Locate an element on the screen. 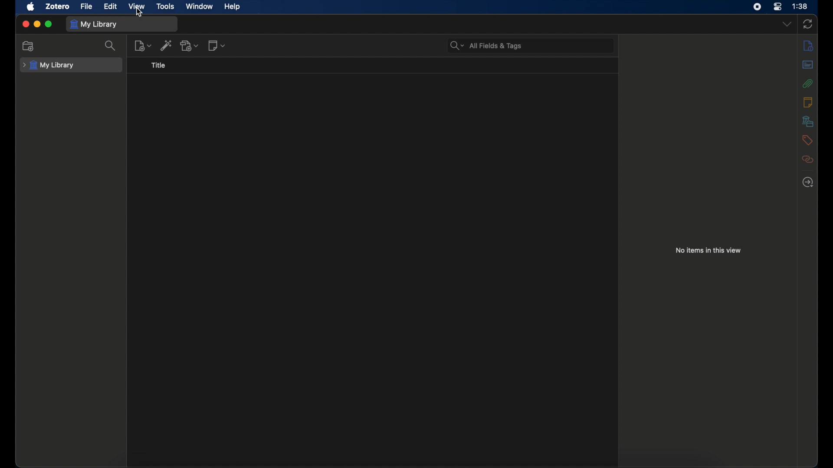  control center is located at coordinates (778, 7).